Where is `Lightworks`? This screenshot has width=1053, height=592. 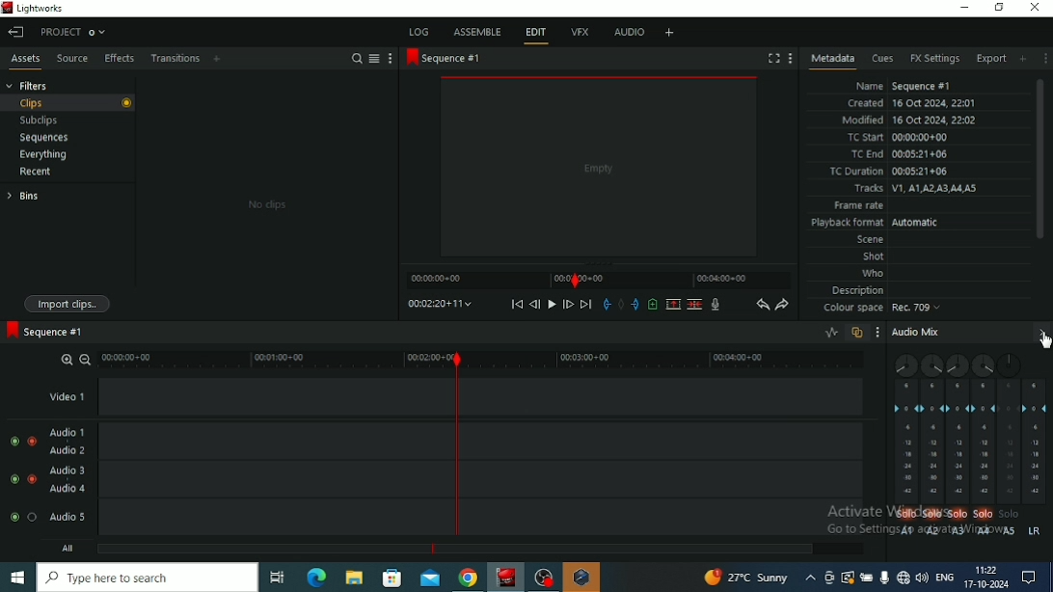 Lightworks is located at coordinates (507, 577).